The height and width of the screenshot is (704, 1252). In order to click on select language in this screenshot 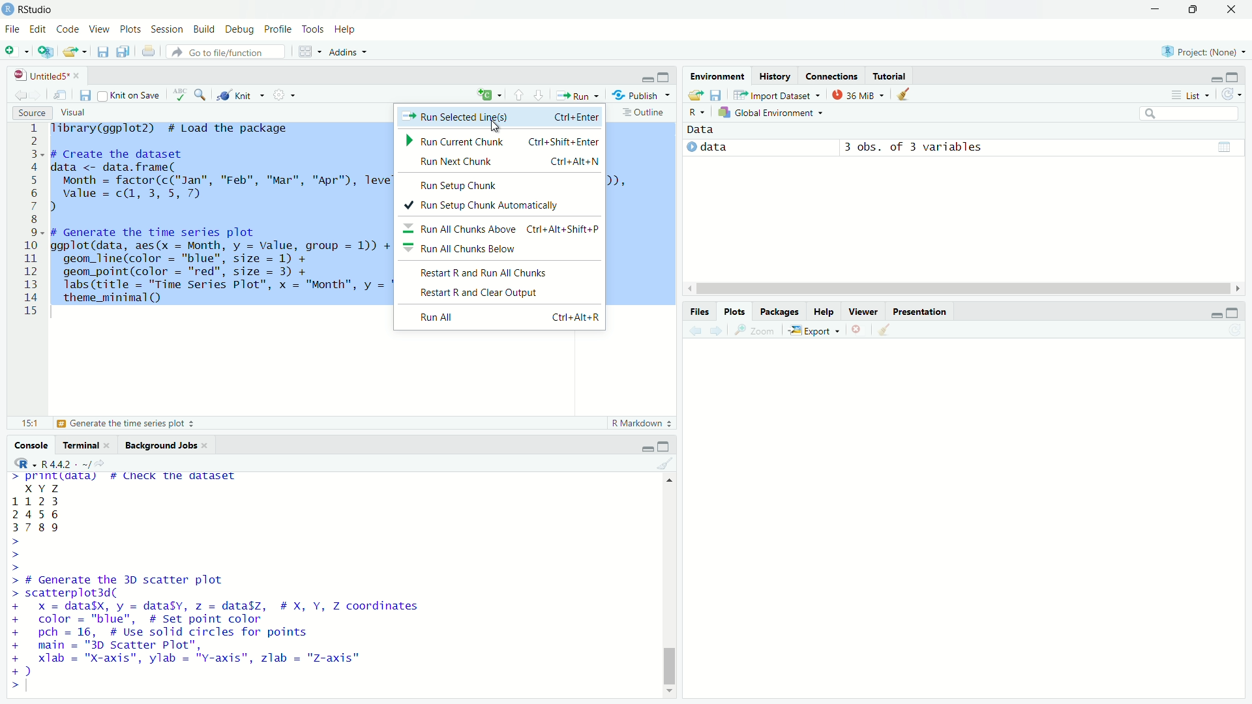, I will do `click(20, 464)`.